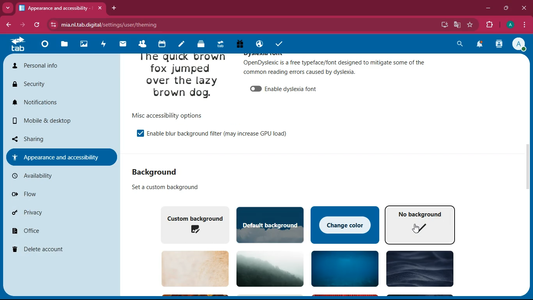 This screenshot has width=533, height=300. Describe the element at coordinates (60, 157) in the screenshot. I see `appearance` at that location.